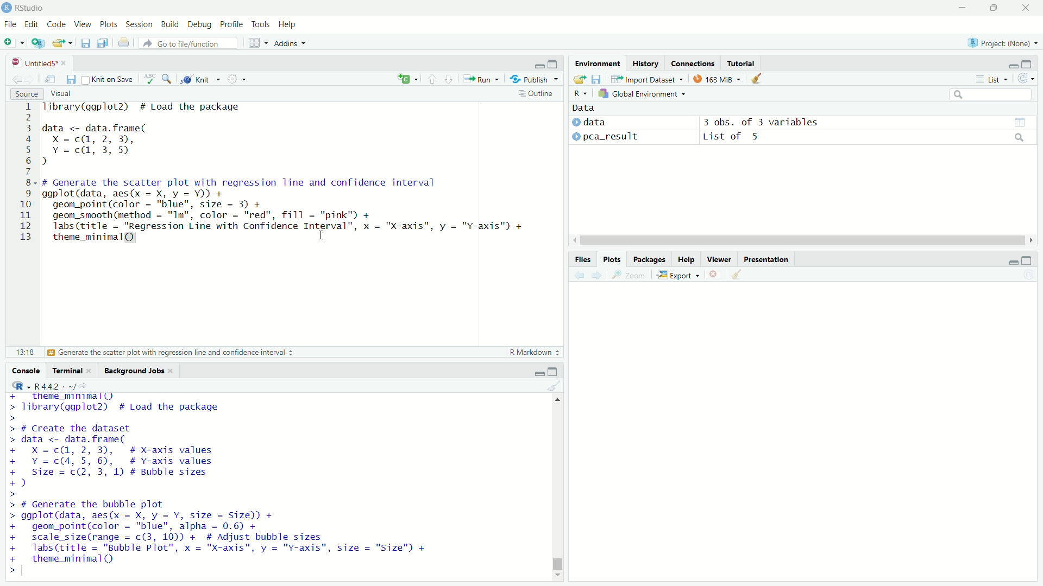 The height and width of the screenshot is (586, 1043). What do you see at coordinates (611, 259) in the screenshot?
I see `Plots` at bounding box center [611, 259].